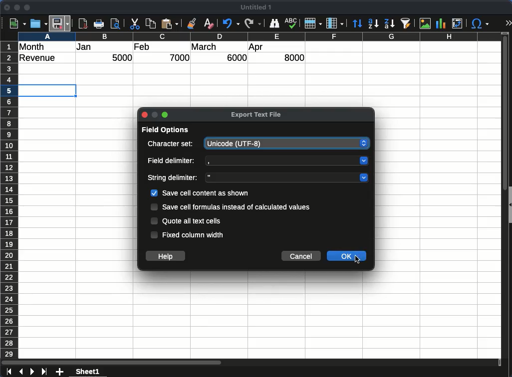 This screenshot has height=377, width=512. I want to click on save cell content as shown, so click(208, 193).